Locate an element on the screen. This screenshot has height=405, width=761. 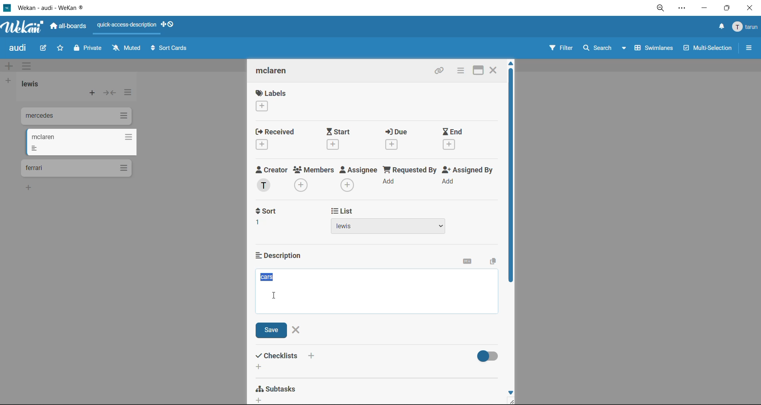
text cursor is located at coordinates (275, 296).